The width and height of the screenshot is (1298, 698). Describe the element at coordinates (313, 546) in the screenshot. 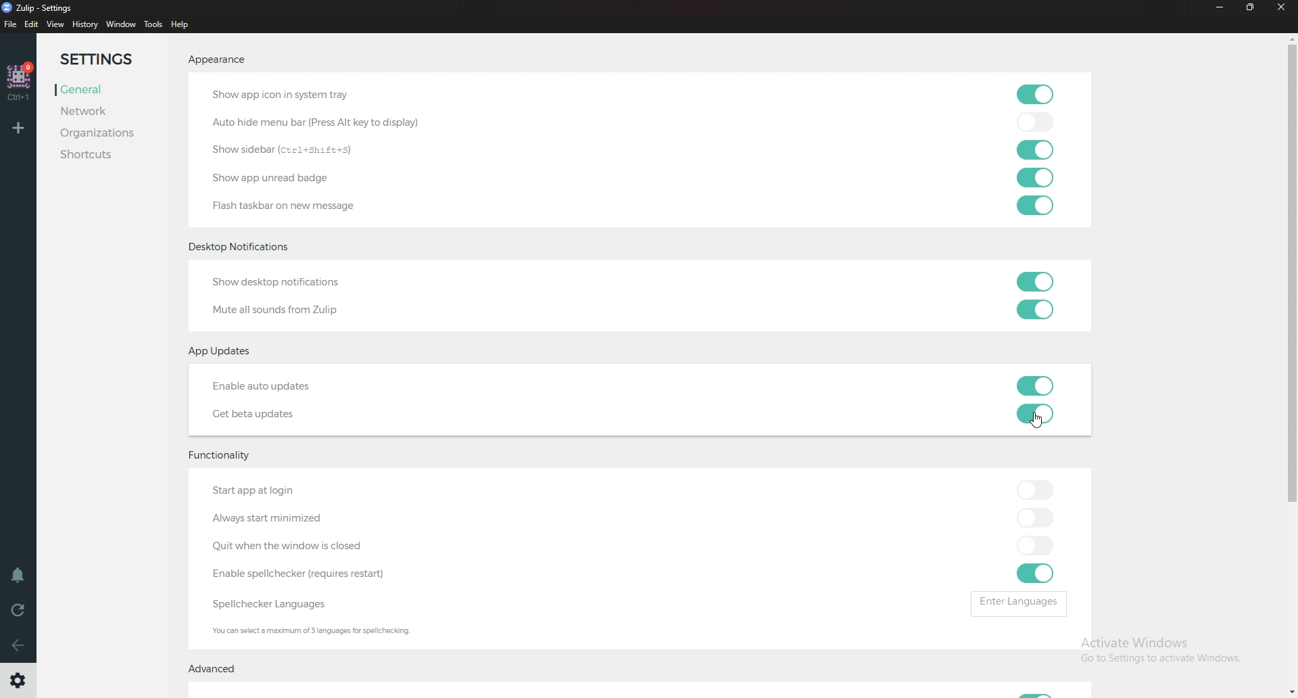

I see `Quit when Windows closed` at that location.